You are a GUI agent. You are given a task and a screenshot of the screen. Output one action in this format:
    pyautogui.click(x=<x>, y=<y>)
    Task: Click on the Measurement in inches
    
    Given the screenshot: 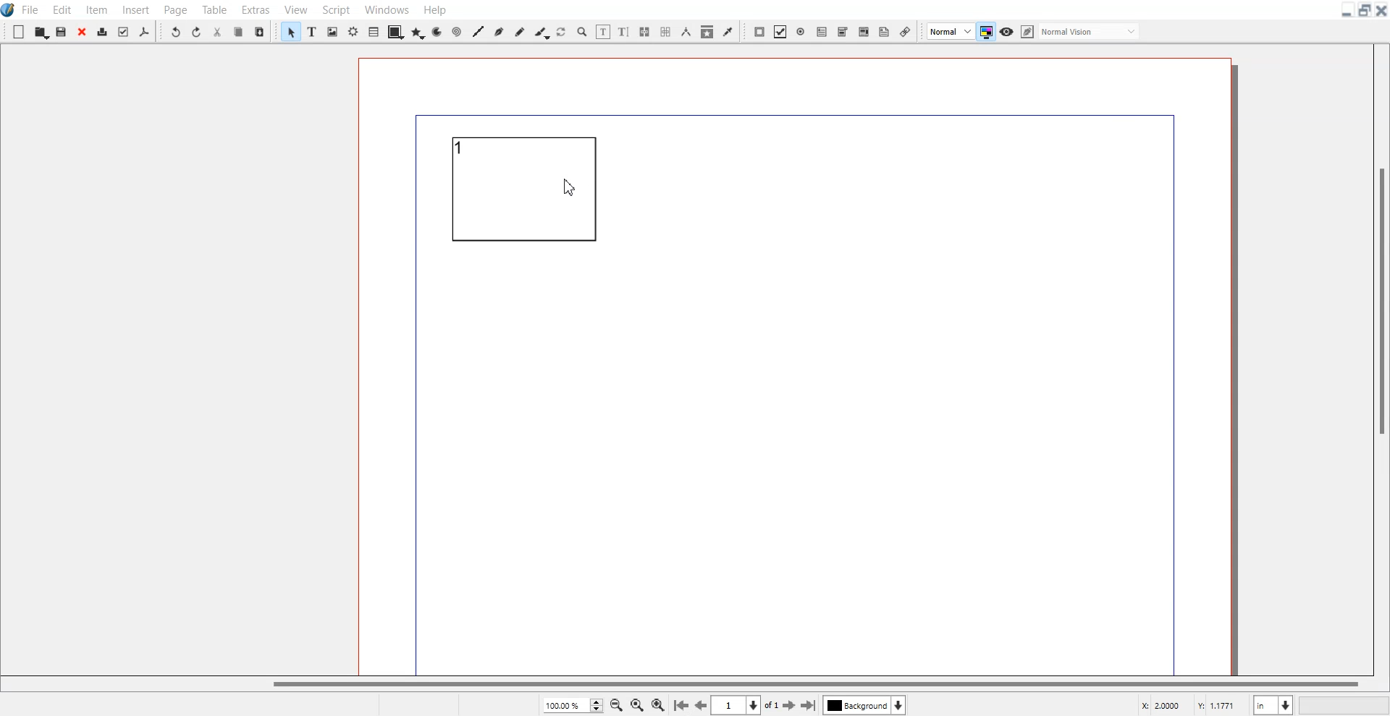 What is the action you would take?
    pyautogui.click(x=1273, y=704)
    